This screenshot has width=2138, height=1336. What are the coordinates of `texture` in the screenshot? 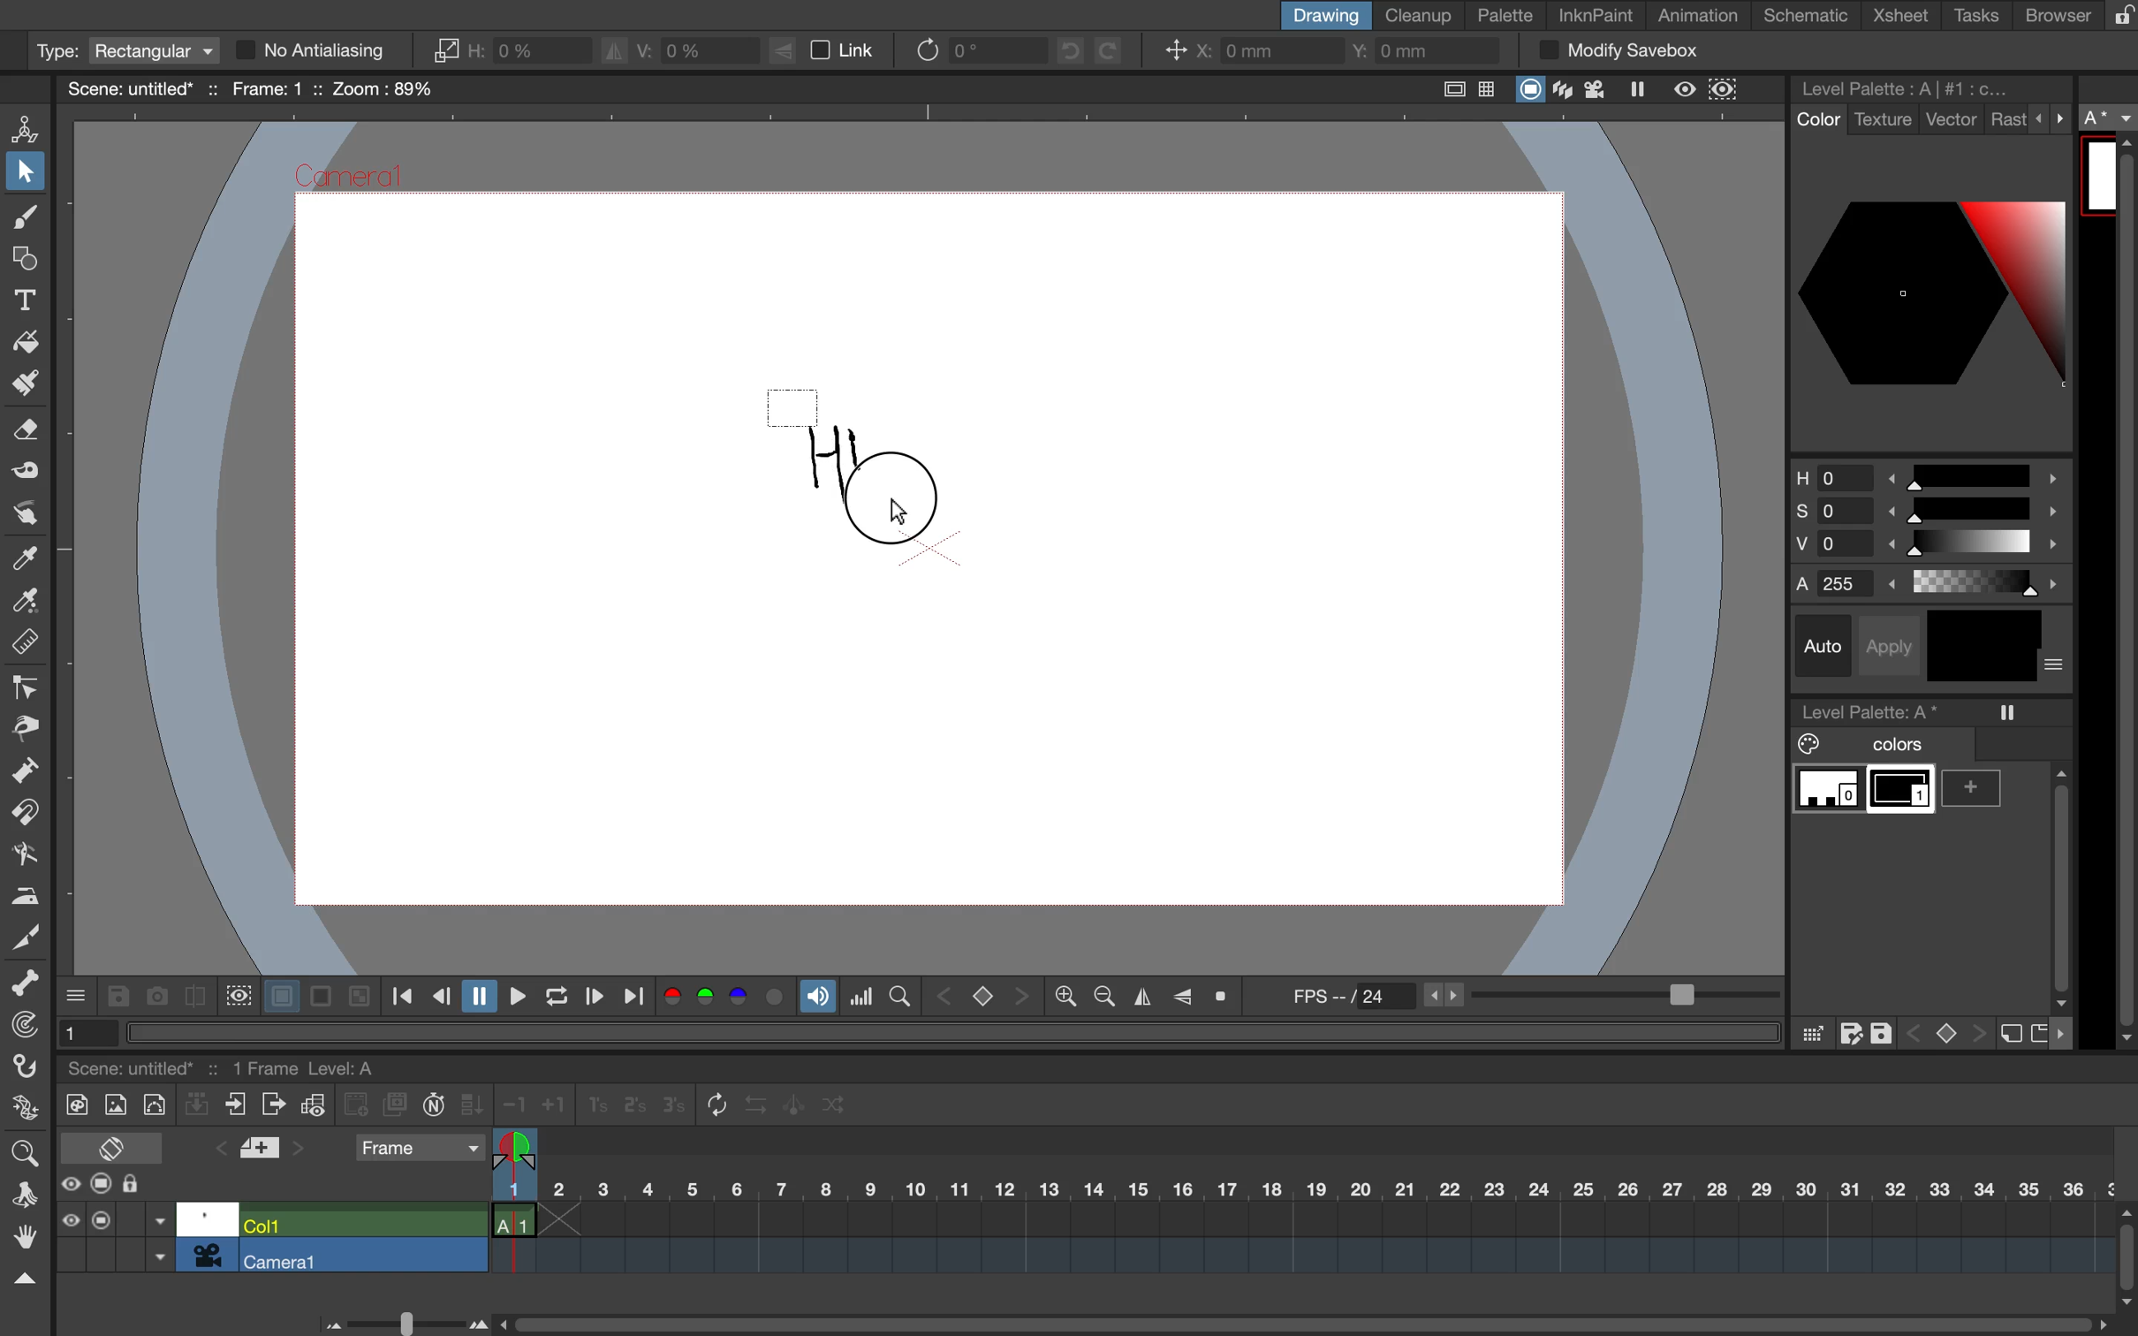 It's located at (1882, 120).